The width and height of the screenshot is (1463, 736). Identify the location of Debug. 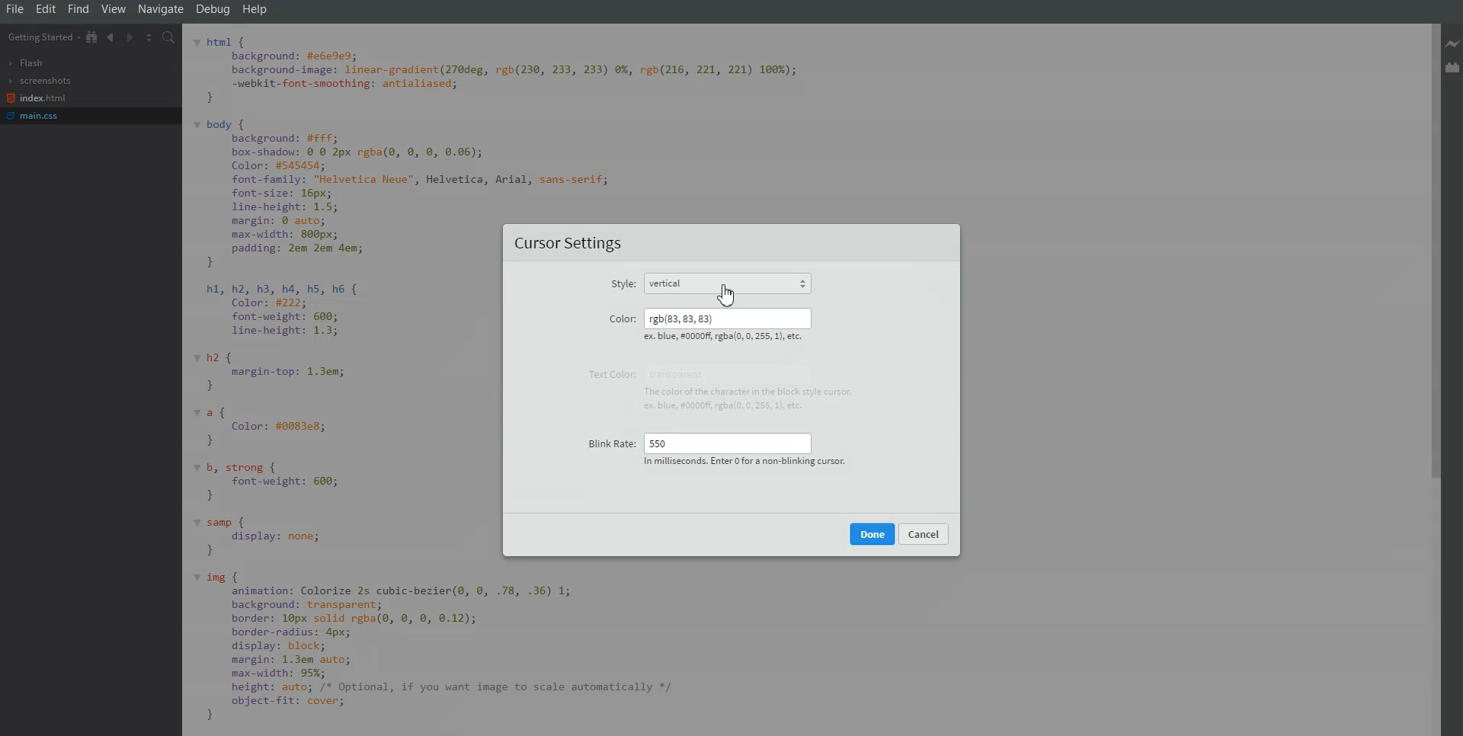
(214, 9).